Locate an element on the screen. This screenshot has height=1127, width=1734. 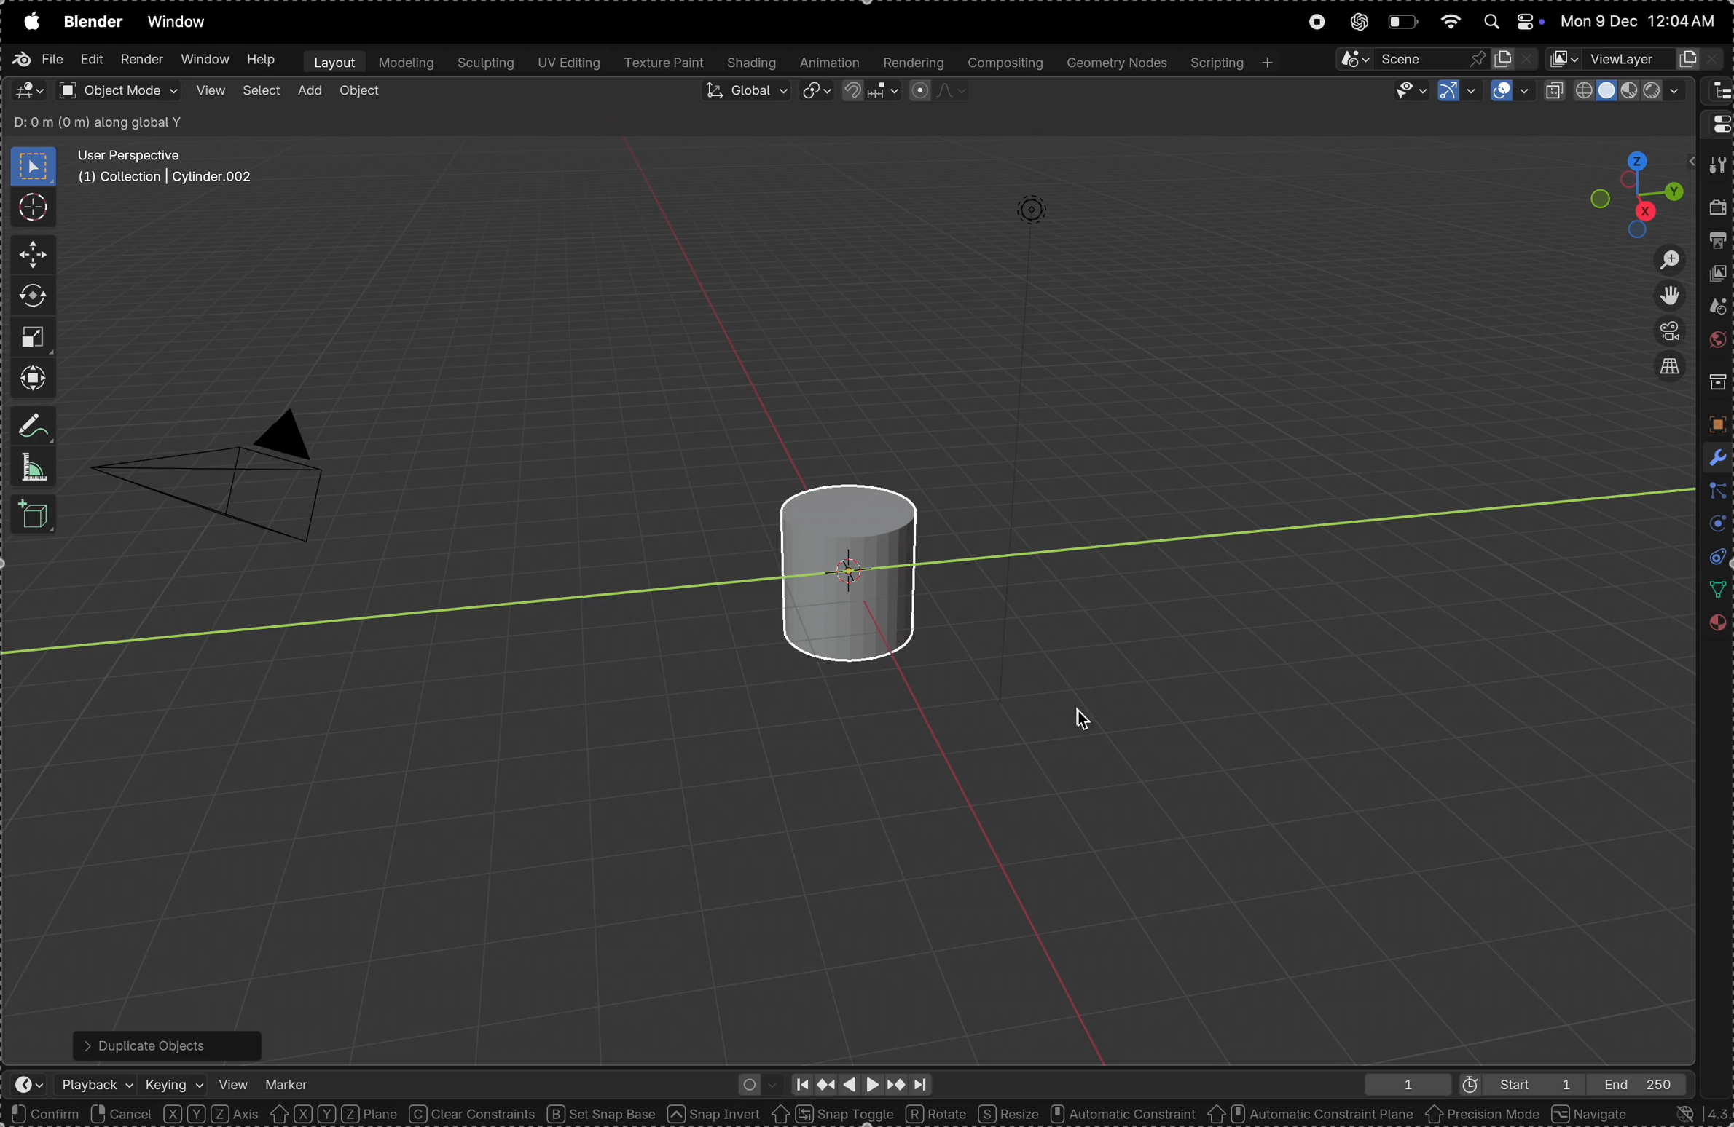
chatgpt is located at coordinates (1355, 23).